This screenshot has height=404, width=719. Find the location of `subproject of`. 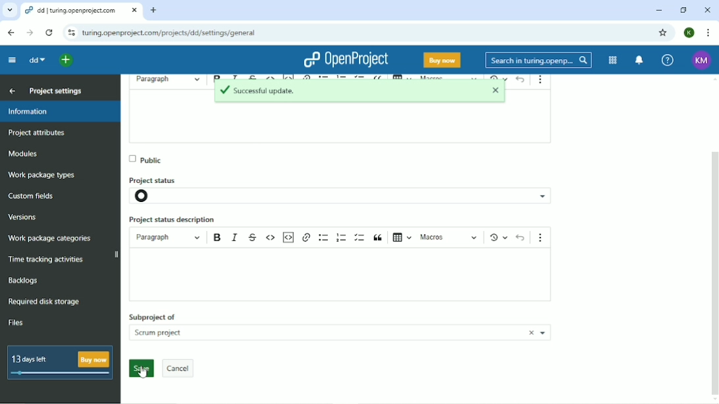

subproject of is located at coordinates (161, 316).